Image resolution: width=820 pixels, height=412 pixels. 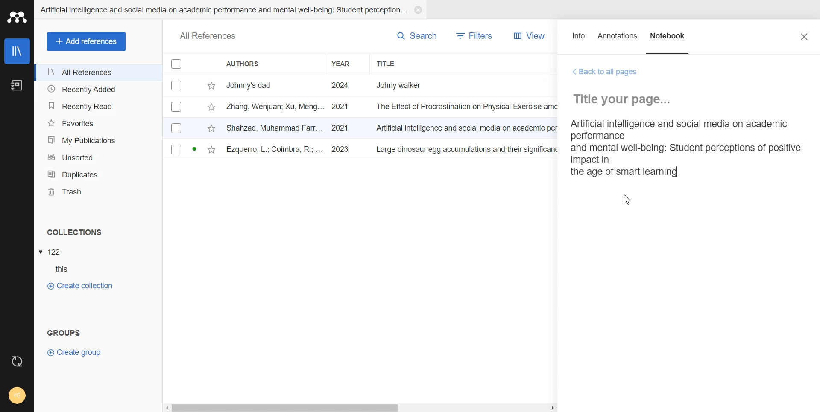 I want to click on 122, so click(x=55, y=252).